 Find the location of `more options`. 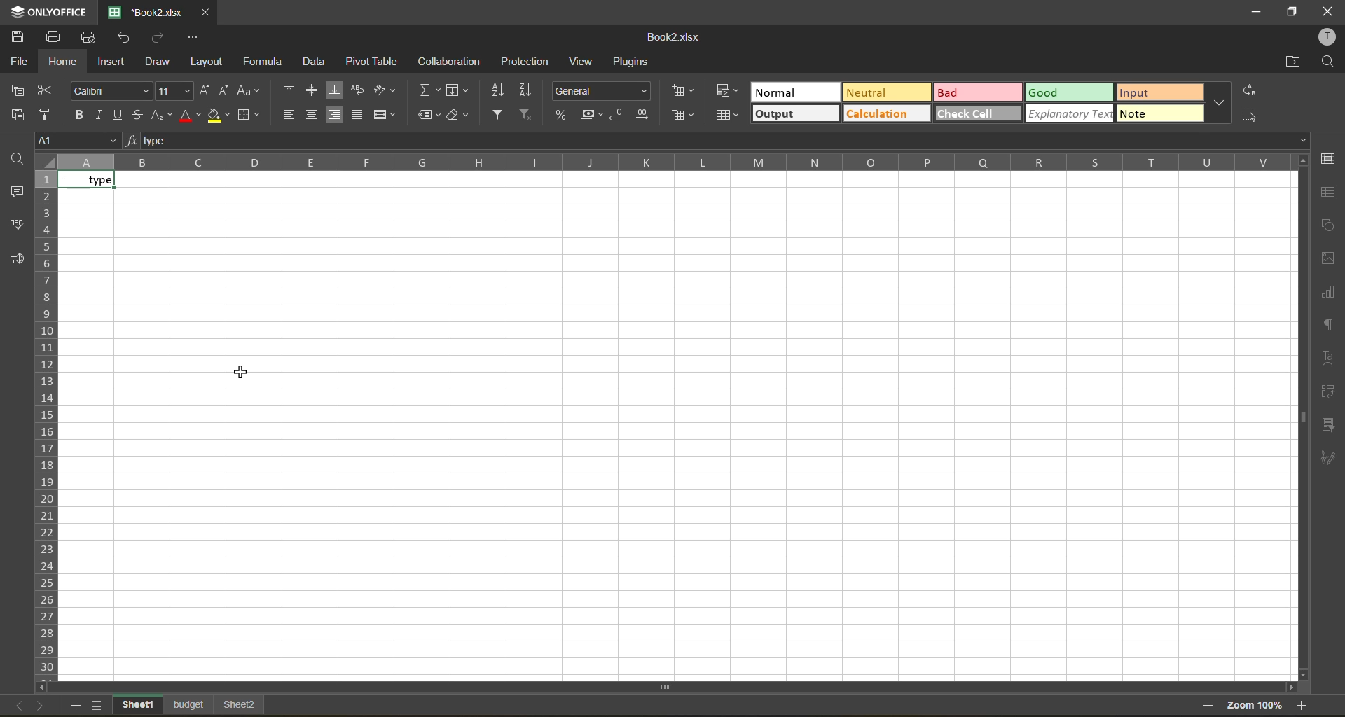

more options is located at coordinates (1218, 104).